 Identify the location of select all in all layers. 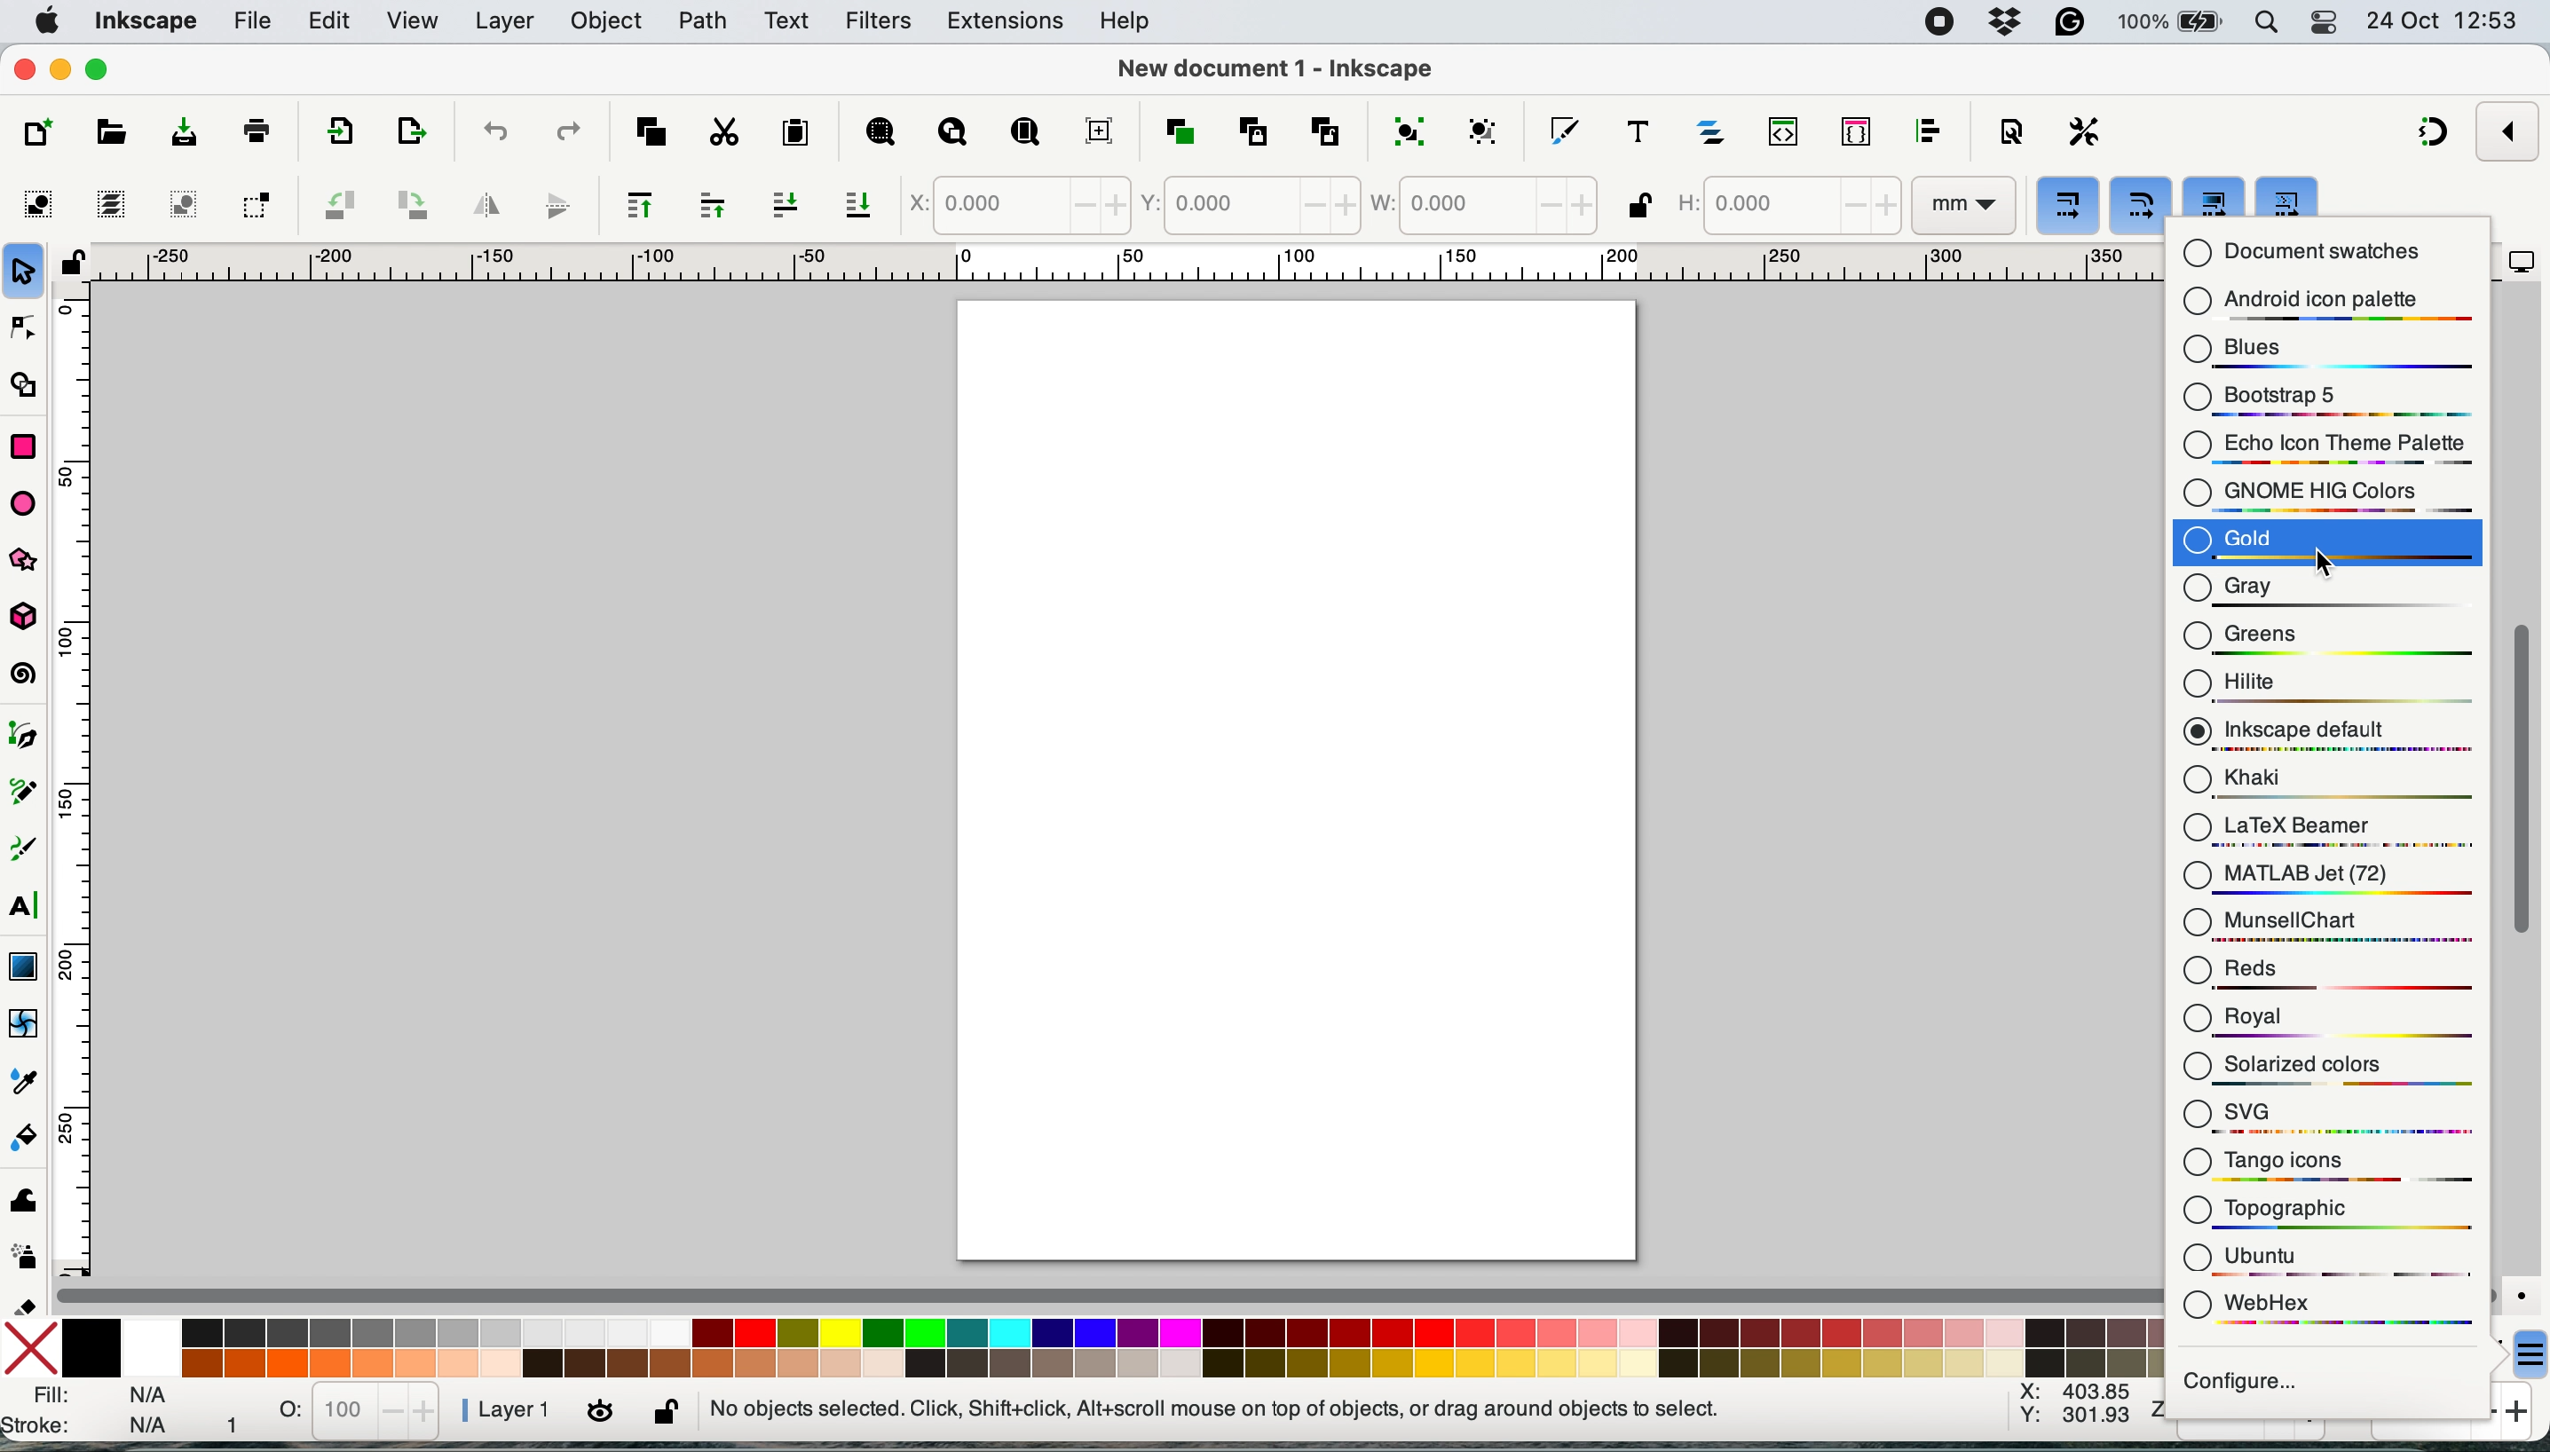
(108, 205).